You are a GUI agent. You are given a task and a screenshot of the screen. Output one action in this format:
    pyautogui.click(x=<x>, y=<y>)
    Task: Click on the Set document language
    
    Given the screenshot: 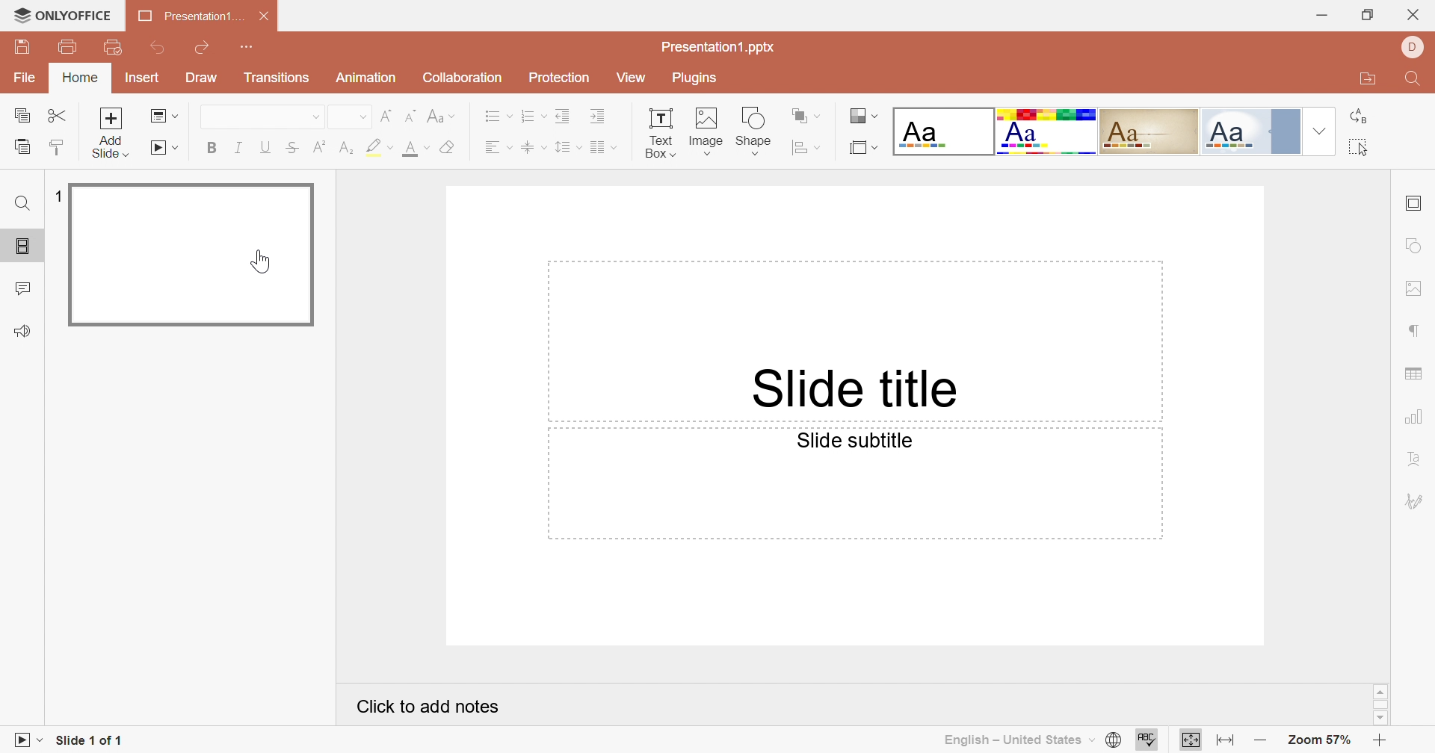 What is the action you would take?
    pyautogui.click(x=1115, y=740)
    